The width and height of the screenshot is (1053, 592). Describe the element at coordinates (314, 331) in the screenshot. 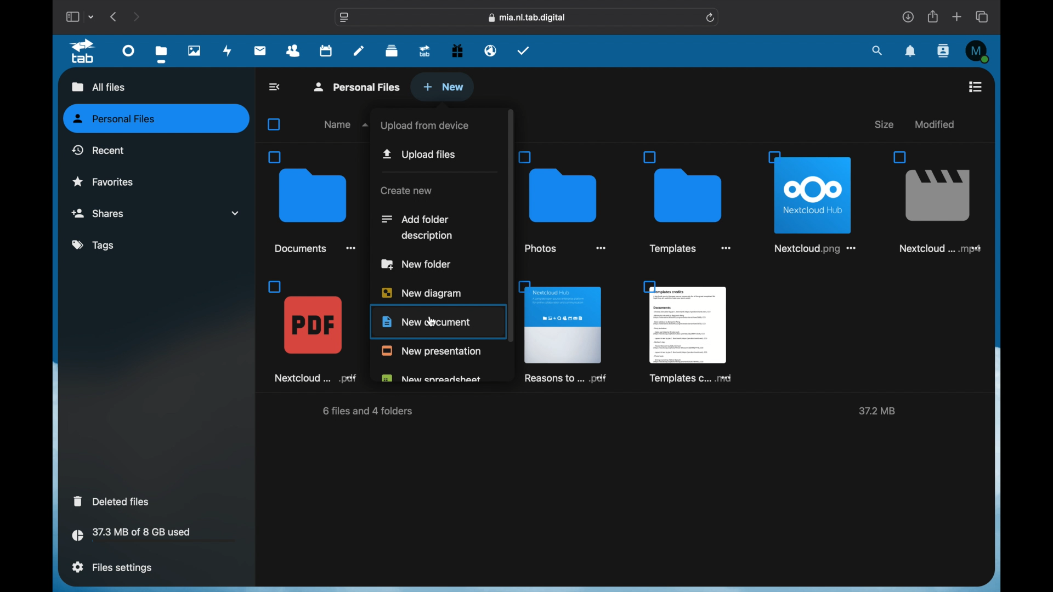

I see `file` at that location.